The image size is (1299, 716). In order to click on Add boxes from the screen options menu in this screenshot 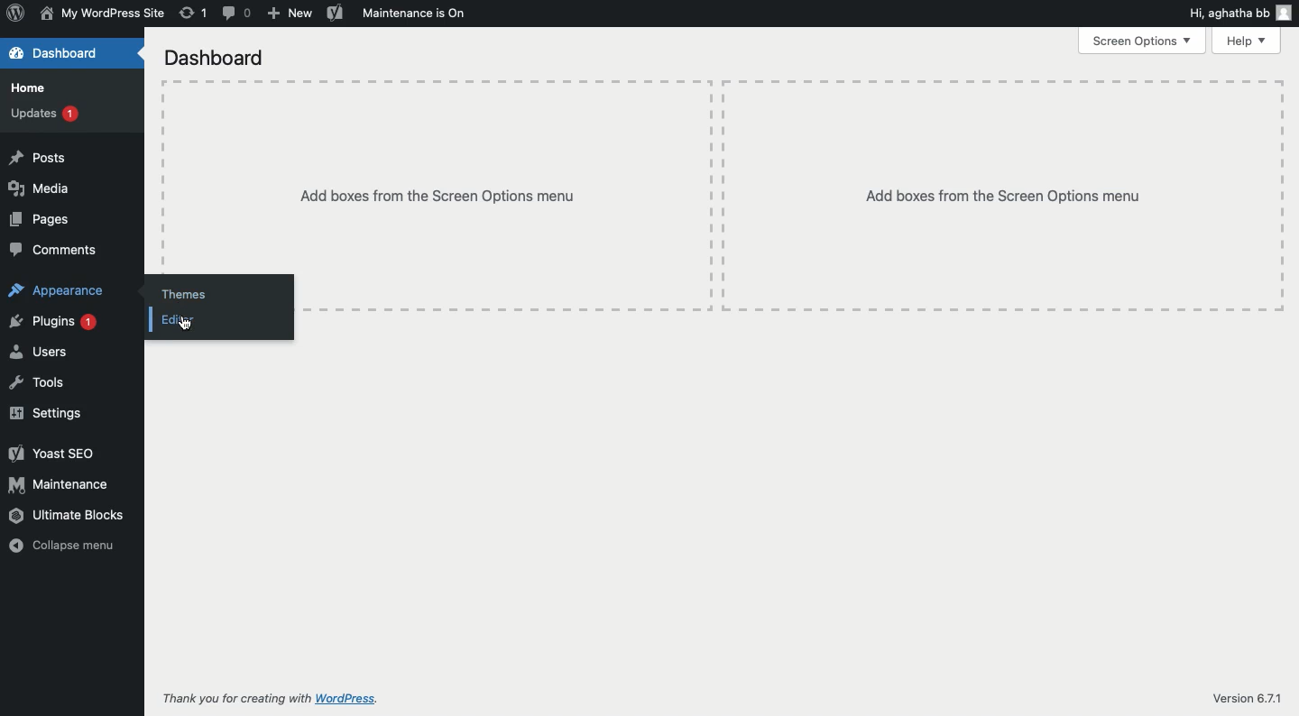, I will do `click(724, 175)`.